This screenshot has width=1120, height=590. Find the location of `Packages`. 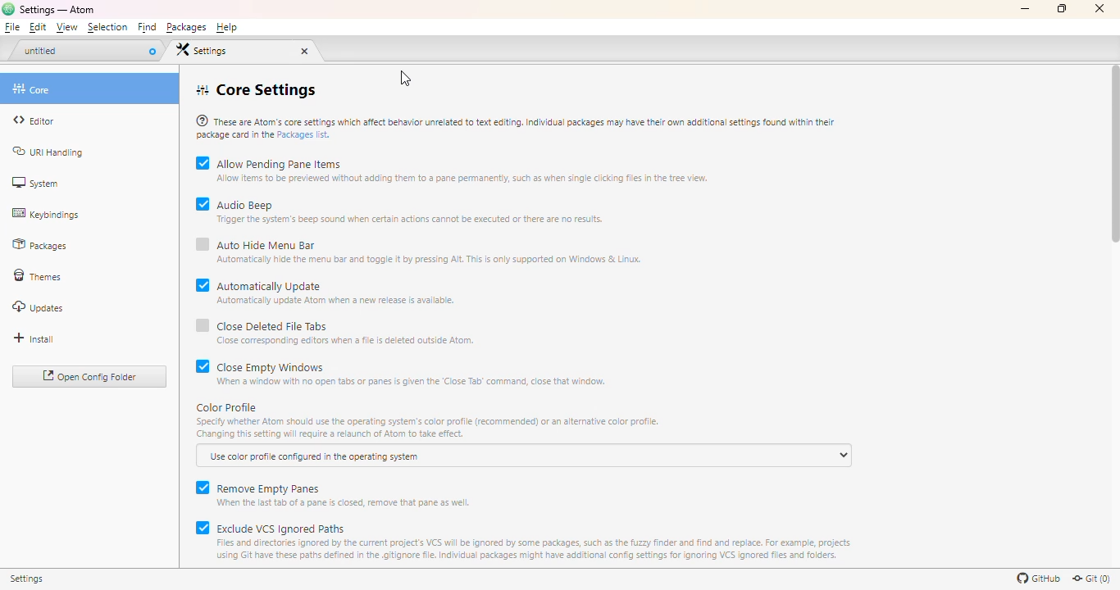

Packages is located at coordinates (186, 28).